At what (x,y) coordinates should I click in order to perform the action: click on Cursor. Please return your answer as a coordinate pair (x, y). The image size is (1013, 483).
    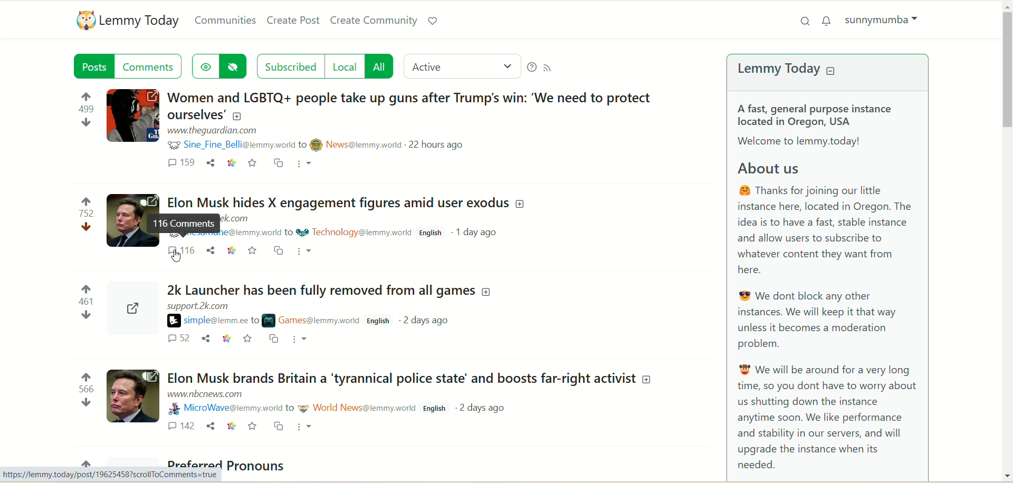
    Looking at the image, I should click on (178, 257).